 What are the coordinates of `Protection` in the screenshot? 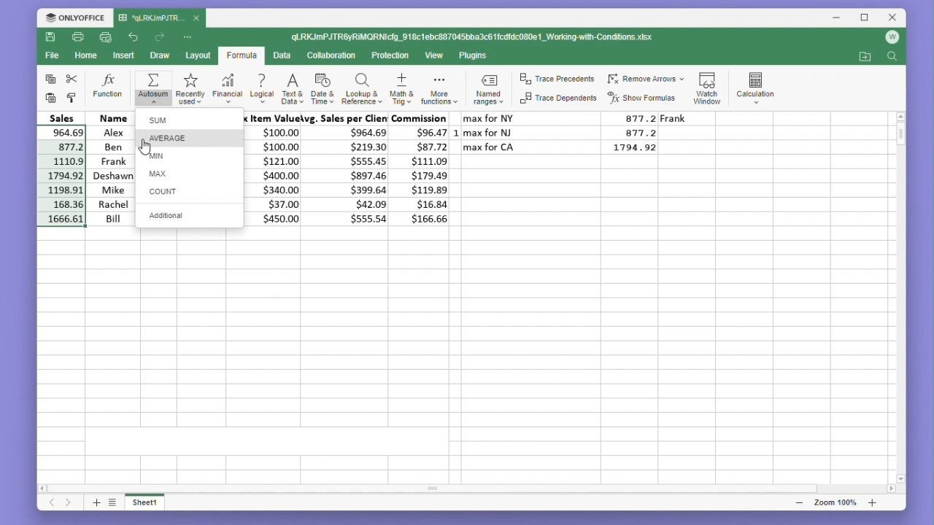 It's located at (389, 56).